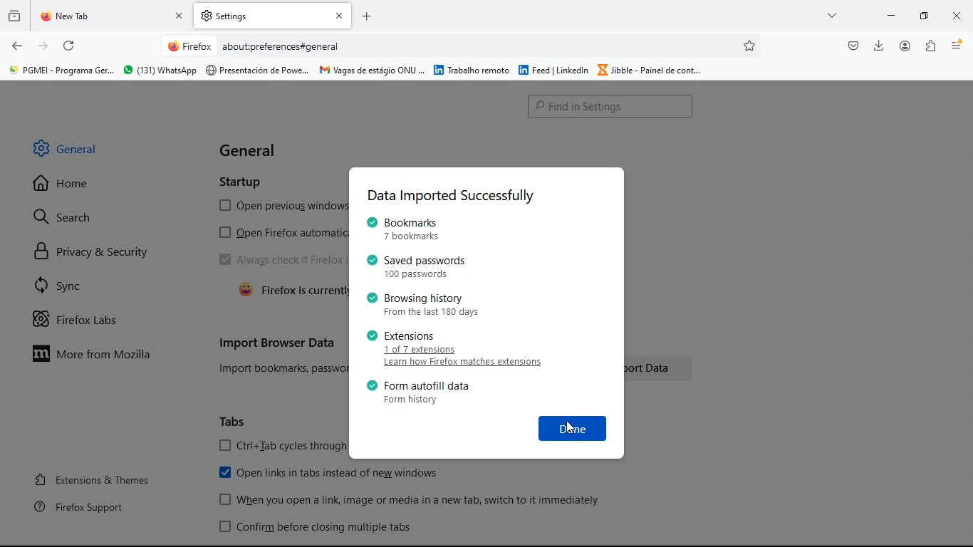 This screenshot has width=973, height=547. Describe the element at coordinates (367, 16) in the screenshot. I see `Add new tab` at that location.